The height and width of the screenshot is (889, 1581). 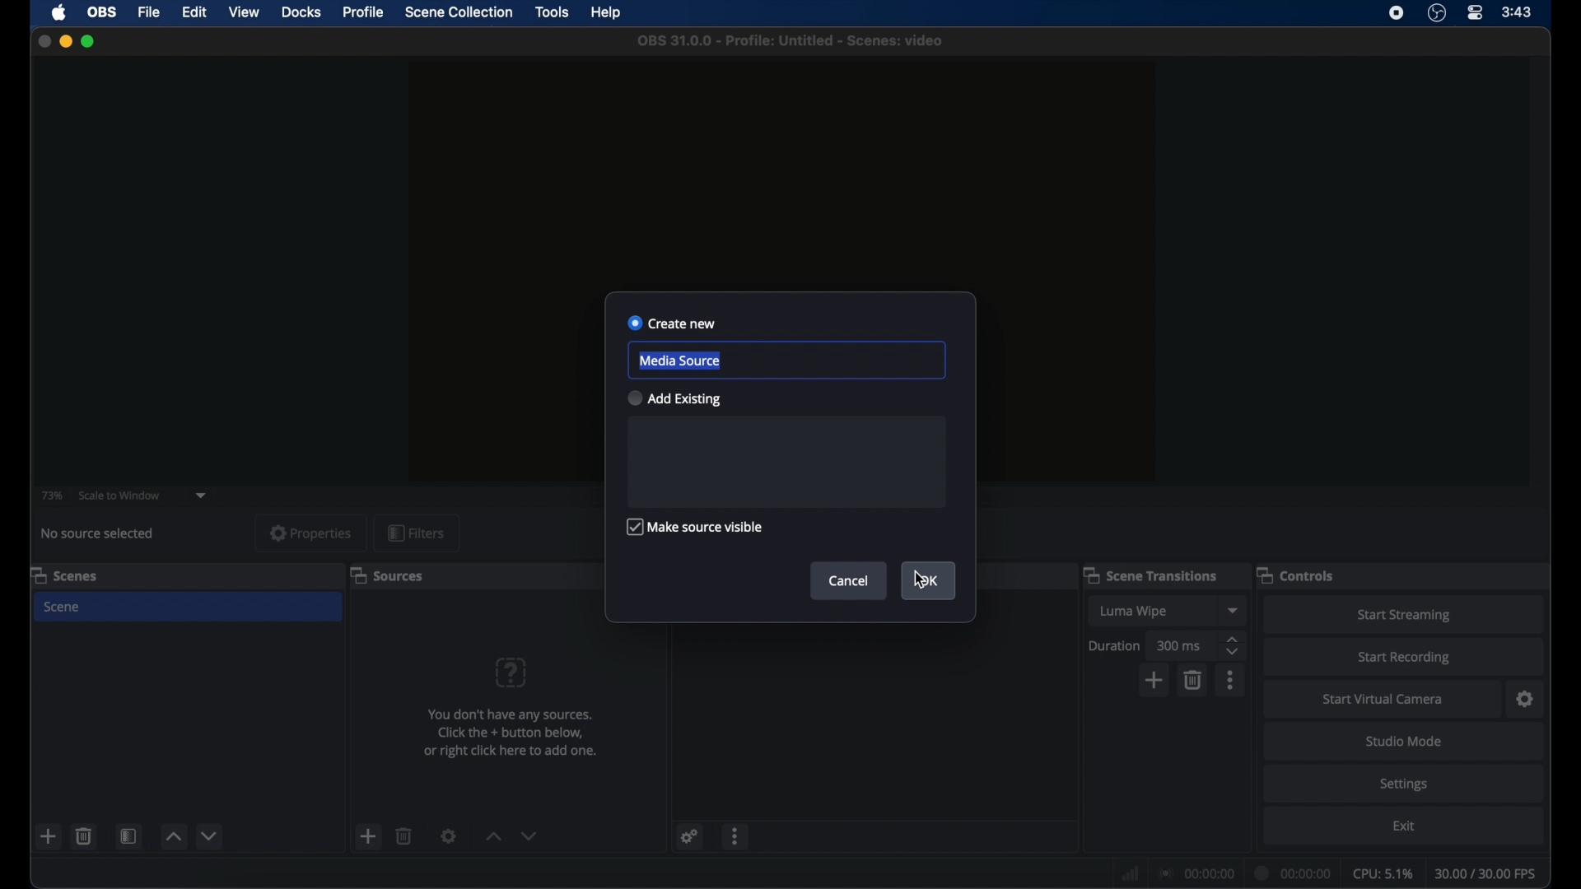 I want to click on file, so click(x=150, y=12).